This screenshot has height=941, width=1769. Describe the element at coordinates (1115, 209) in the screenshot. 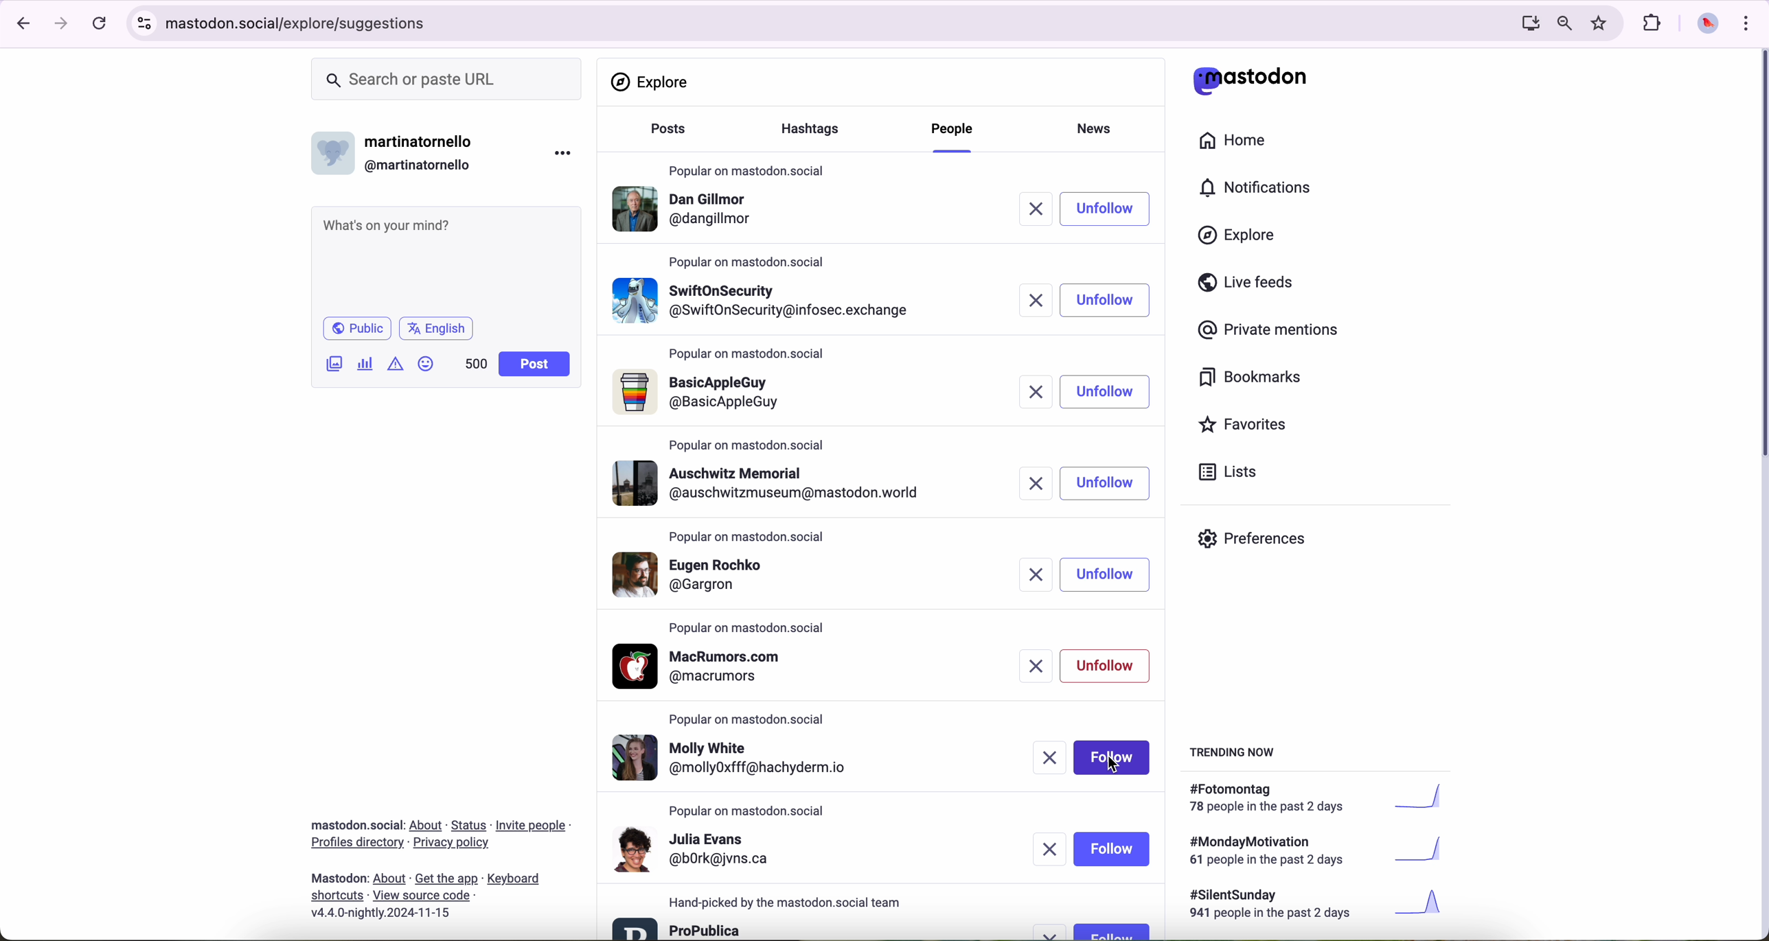

I see `click on follow button` at that location.